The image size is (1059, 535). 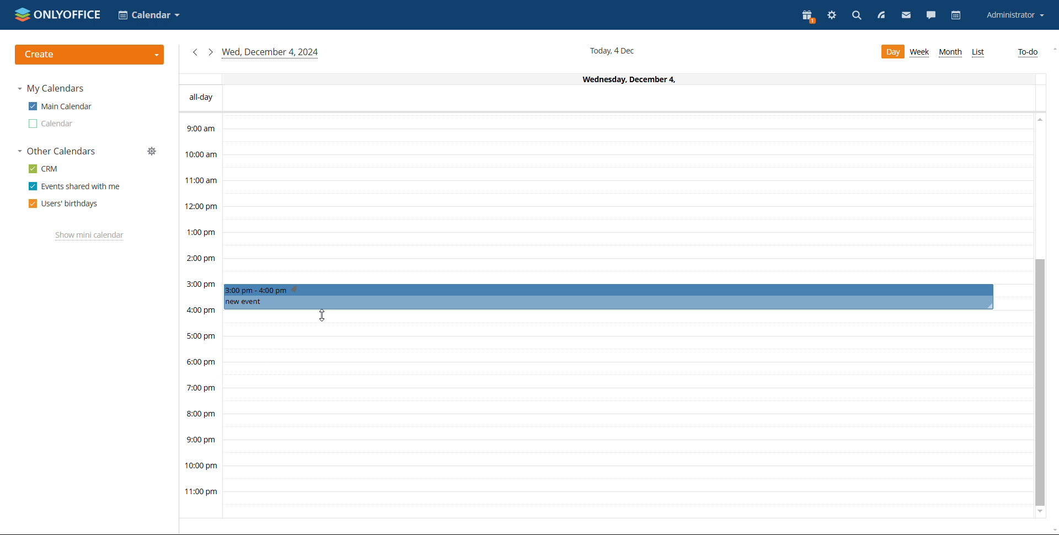 What do you see at coordinates (89, 236) in the screenshot?
I see `show mini calendar` at bounding box center [89, 236].